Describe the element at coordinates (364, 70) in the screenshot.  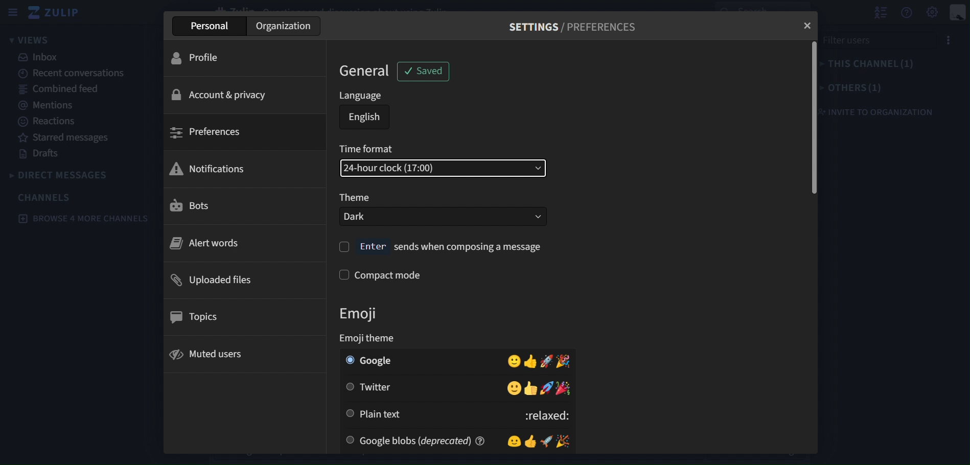
I see `general` at that location.